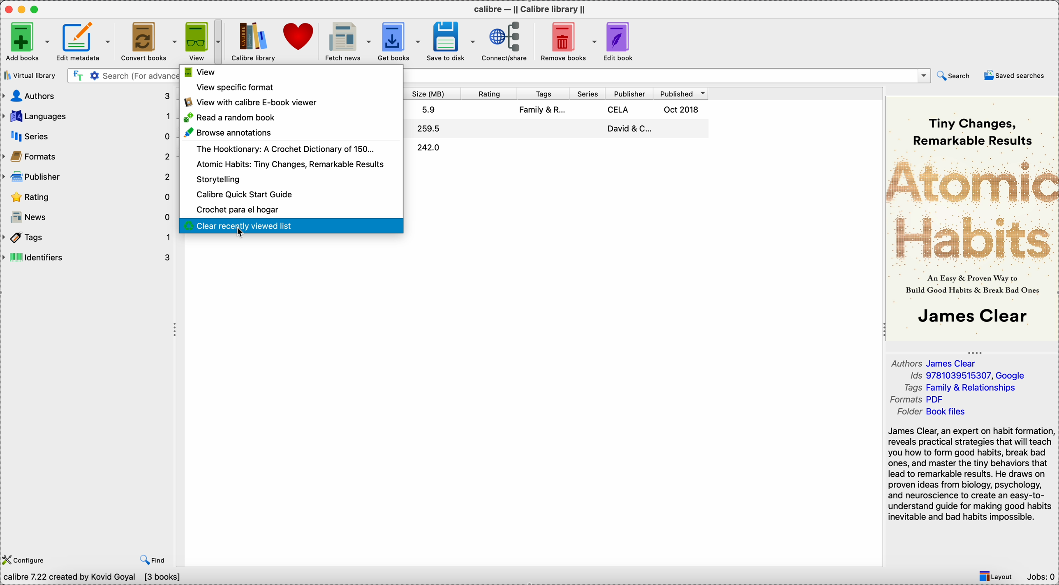  I want to click on languages, so click(87, 115).